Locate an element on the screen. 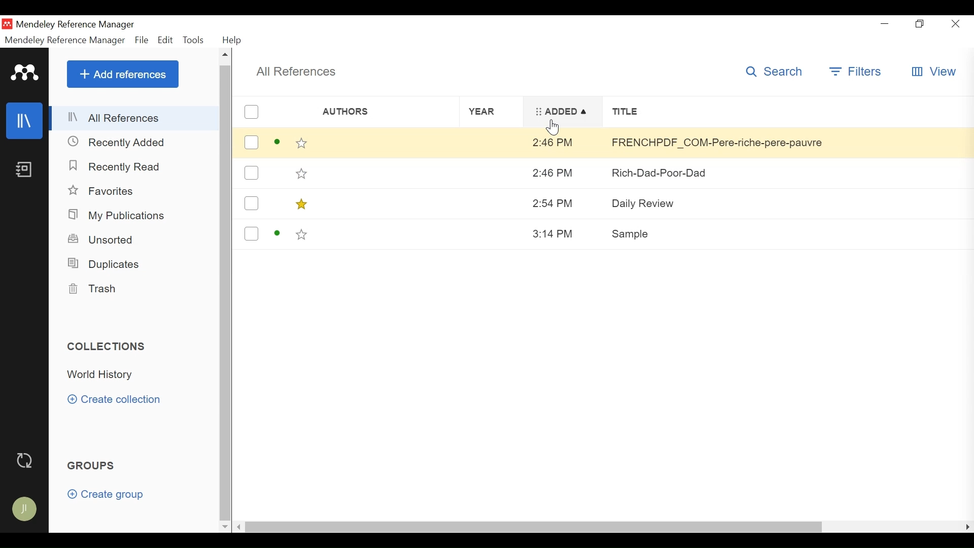 This screenshot has width=974, height=548. Trash is located at coordinates (96, 289).